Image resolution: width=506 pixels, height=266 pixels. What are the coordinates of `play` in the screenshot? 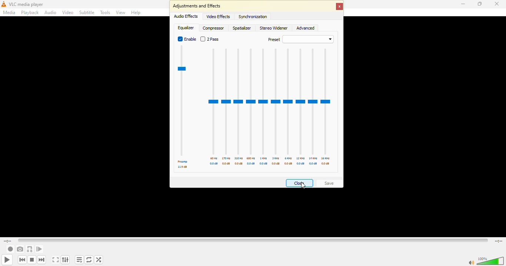 It's located at (7, 260).